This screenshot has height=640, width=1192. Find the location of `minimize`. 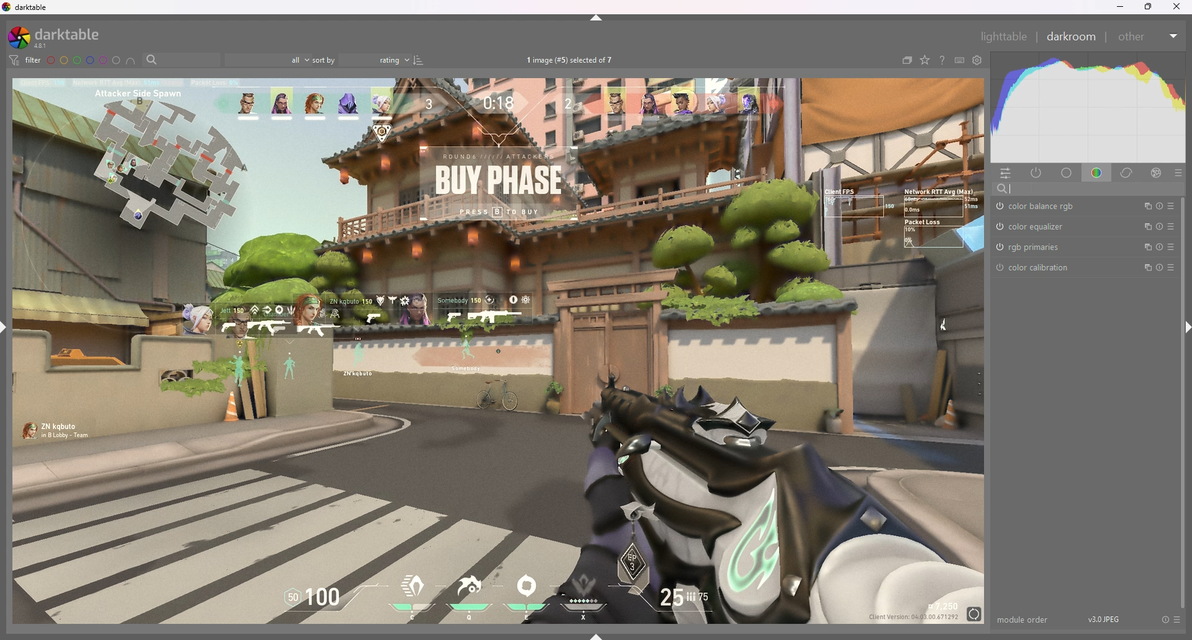

minimize is located at coordinates (1120, 6).